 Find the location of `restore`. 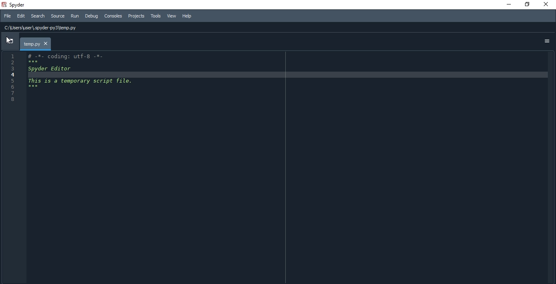

restore is located at coordinates (527, 6).